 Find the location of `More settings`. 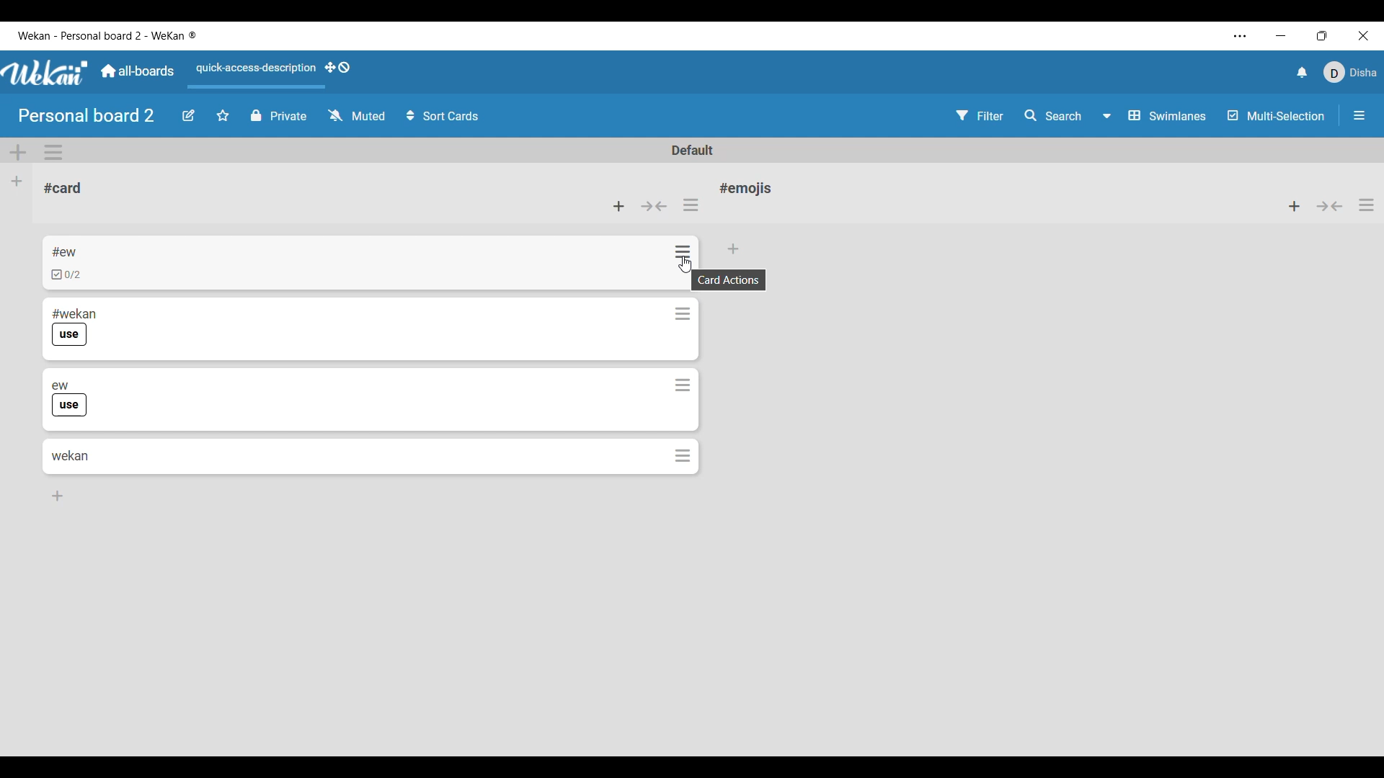

More settings is located at coordinates (1240, 36).